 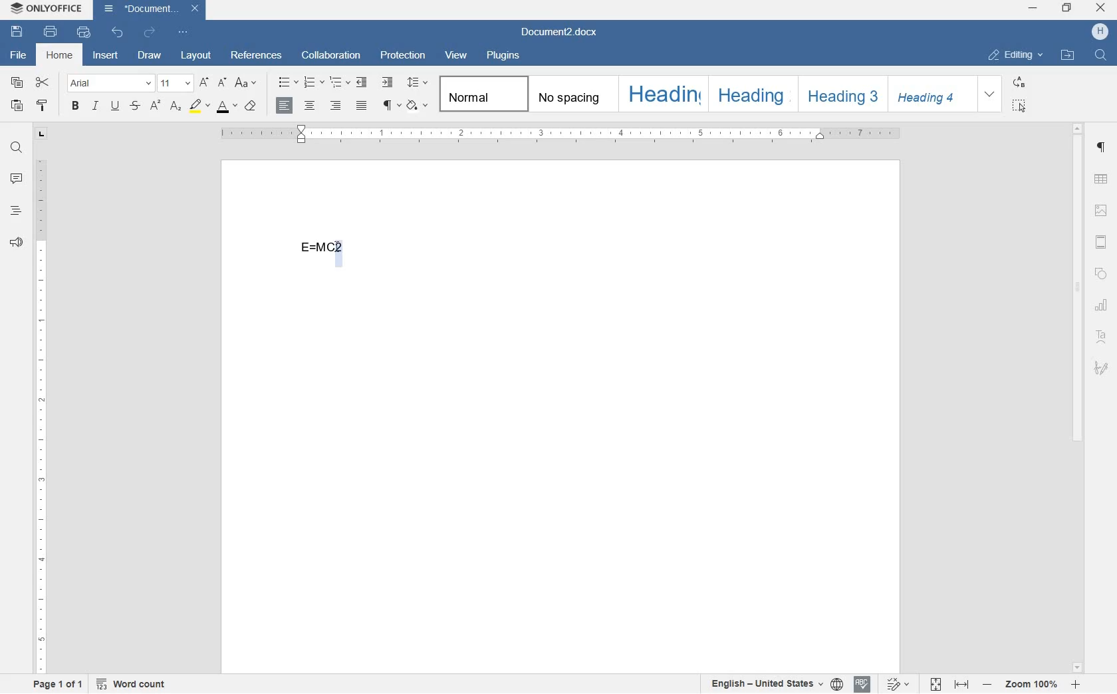 What do you see at coordinates (252, 108) in the screenshot?
I see `case style` at bounding box center [252, 108].